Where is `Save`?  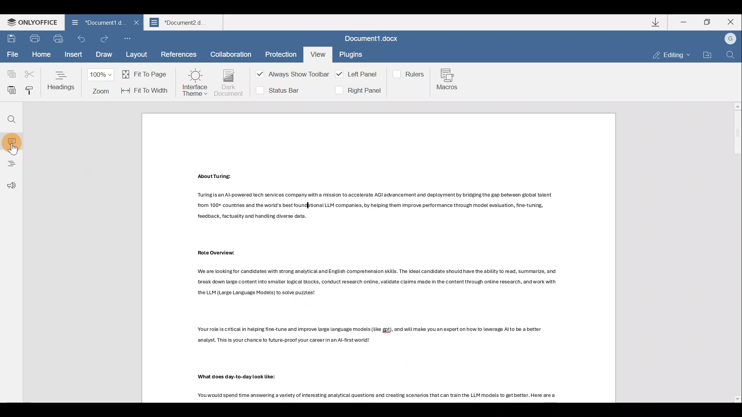 Save is located at coordinates (12, 39).